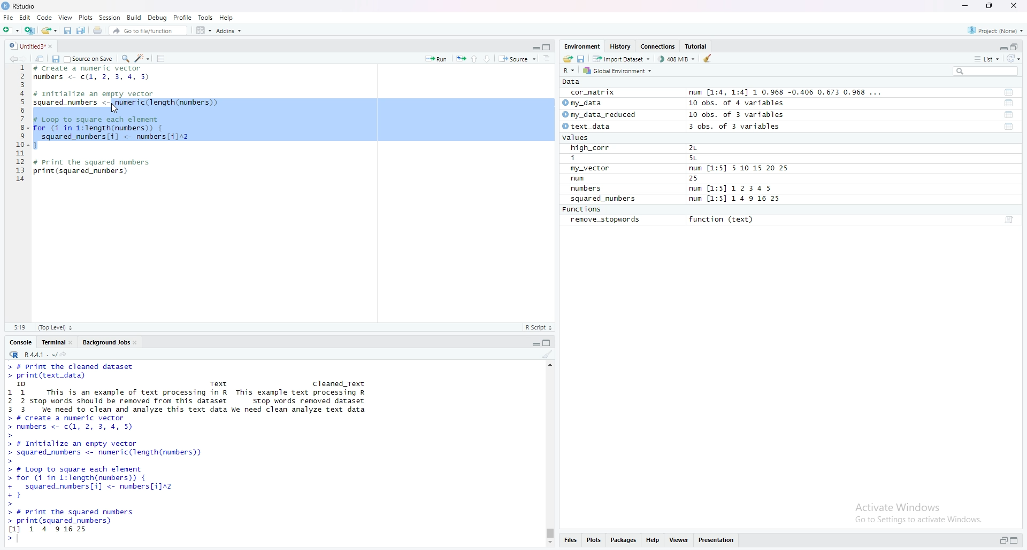 This screenshot has height=550, width=1027. What do you see at coordinates (55, 58) in the screenshot?
I see `save` at bounding box center [55, 58].